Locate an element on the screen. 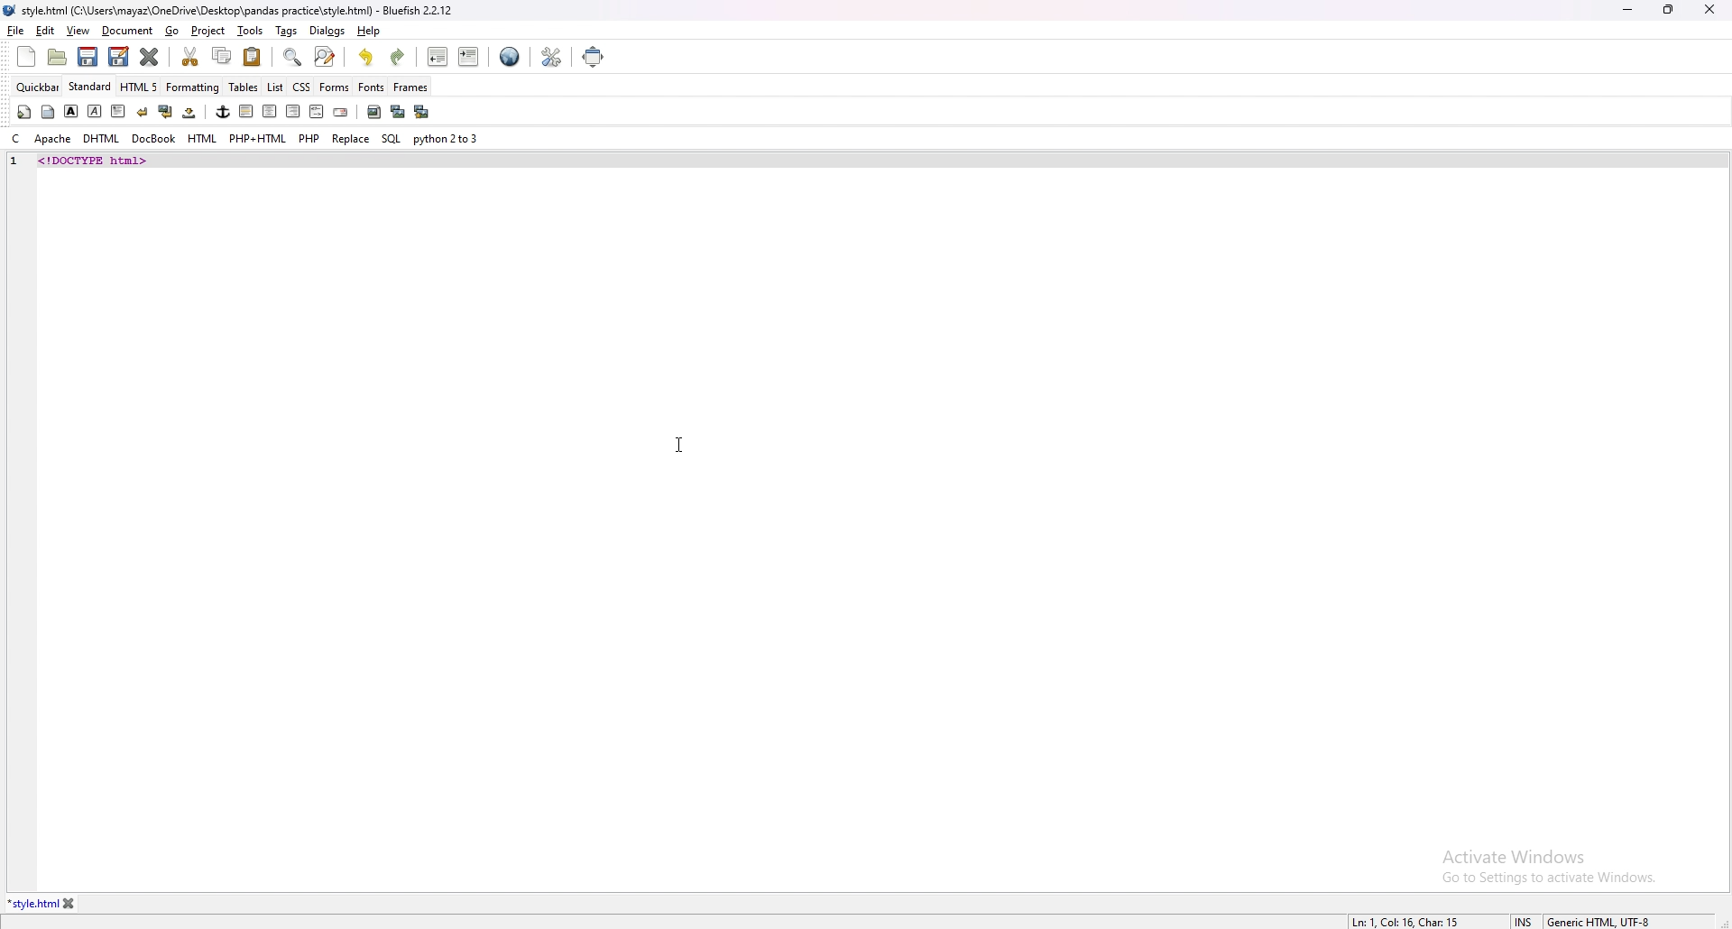 This screenshot has width=1732, height=929. file name is located at coordinates (231, 12).